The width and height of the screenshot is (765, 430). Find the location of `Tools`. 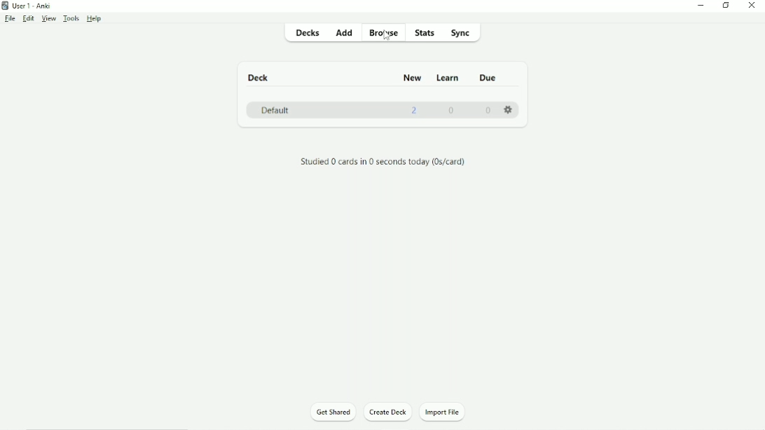

Tools is located at coordinates (71, 18).